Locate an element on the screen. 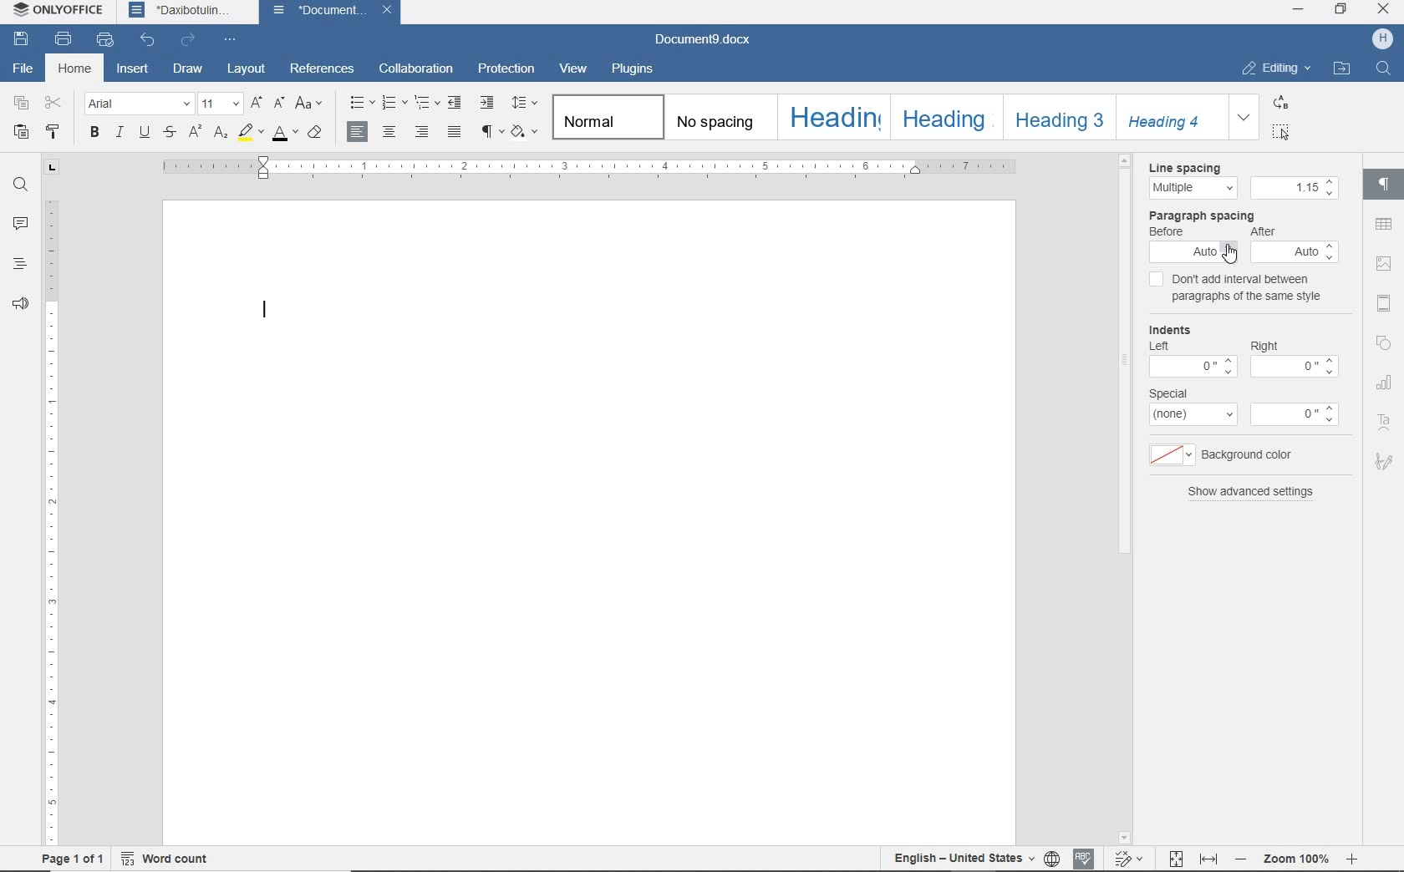 This screenshot has width=1404, height=872. paste is located at coordinates (22, 131).